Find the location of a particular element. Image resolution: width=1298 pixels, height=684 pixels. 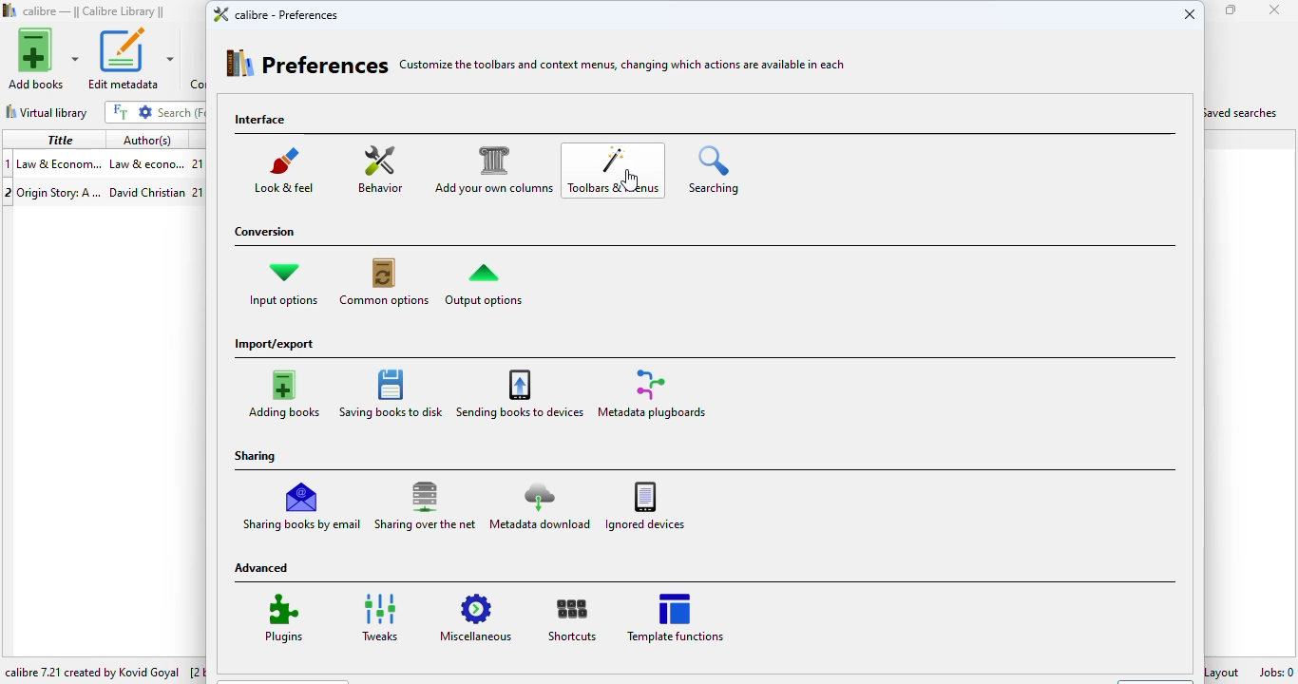

metadata download is located at coordinates (540, 503).